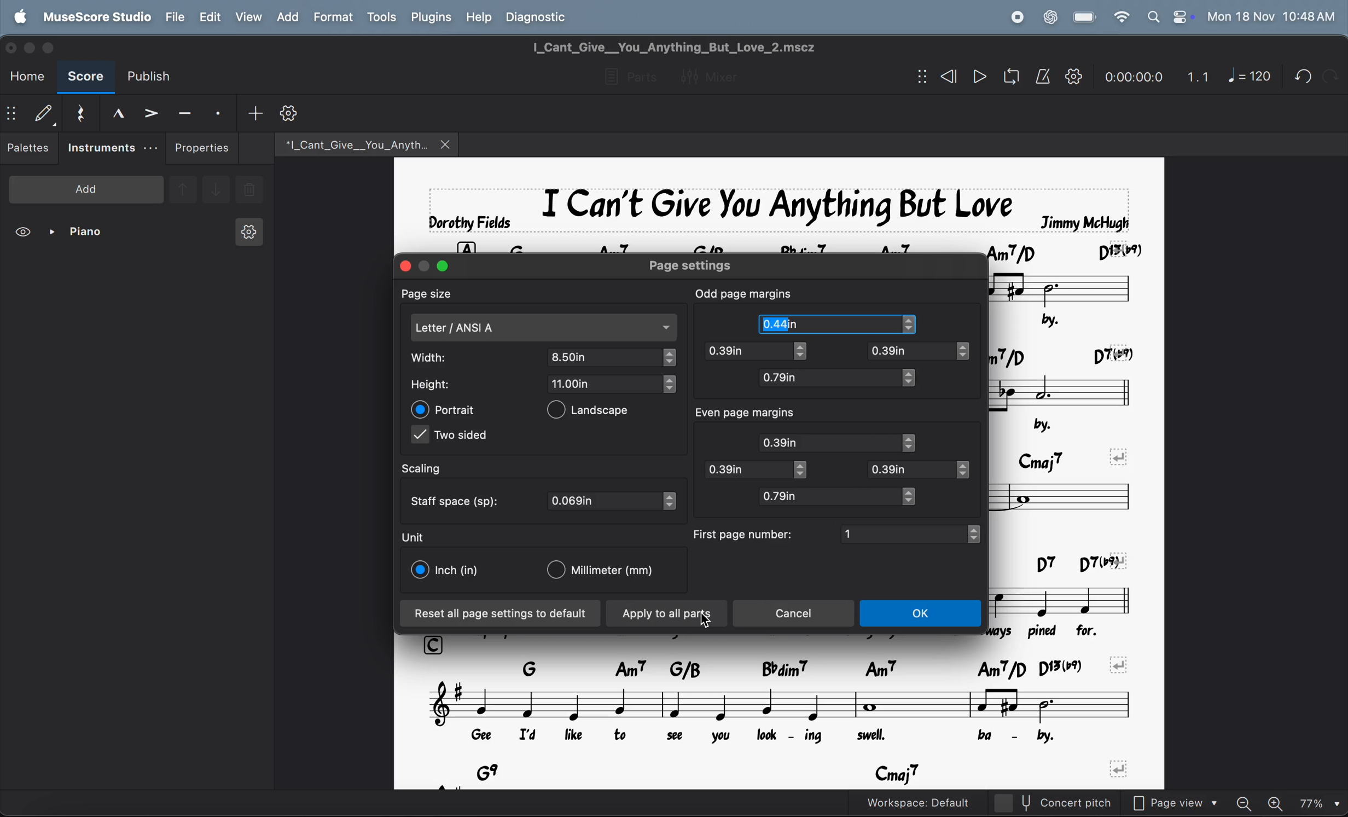 The image size is (1348, 817). Describe the element at coordinates (1198, 74) in the screenshot. I see `1.1` at that location.